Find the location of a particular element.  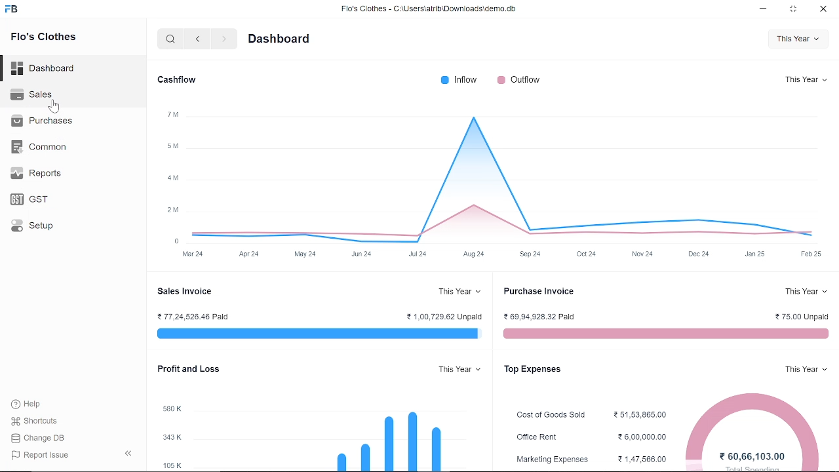

This Year is located at coordinates (802, 292).